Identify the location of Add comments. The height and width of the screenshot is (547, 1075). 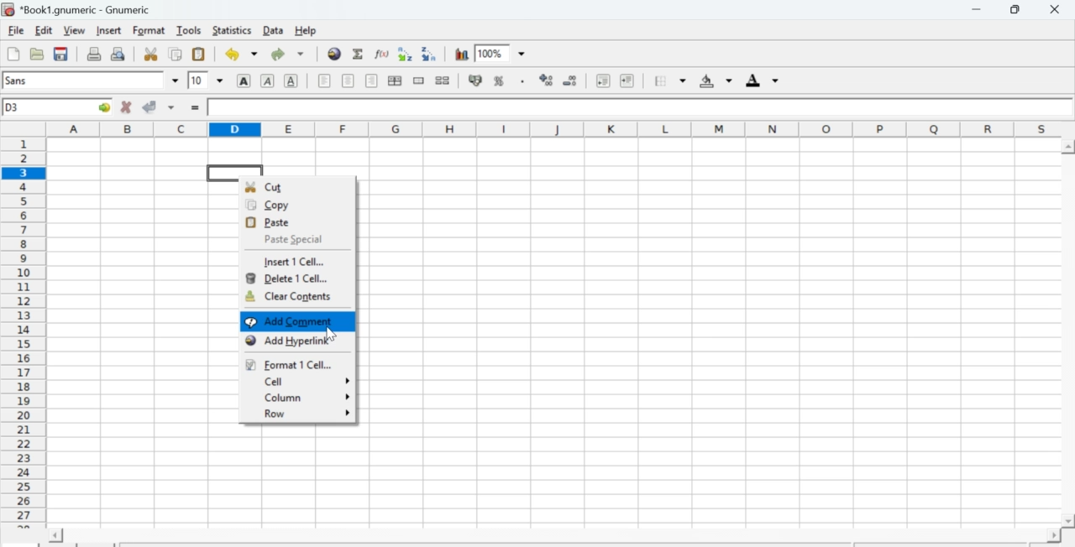
(296, 322).